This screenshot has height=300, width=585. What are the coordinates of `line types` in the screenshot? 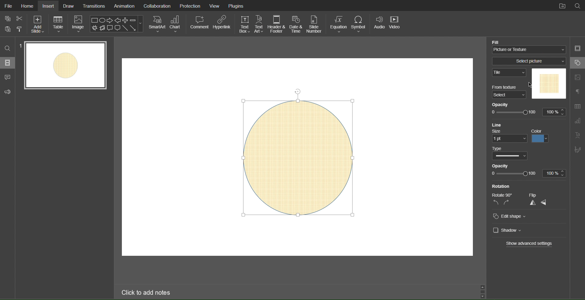 It's located at (508, 157).